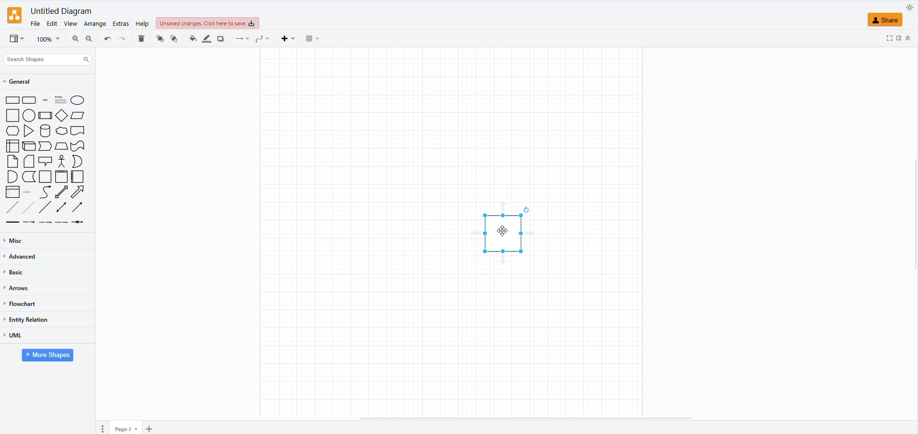  What do you see at coordinates (12, 116) in the screenshot?
I see `square` at bounding box center [12, 116].